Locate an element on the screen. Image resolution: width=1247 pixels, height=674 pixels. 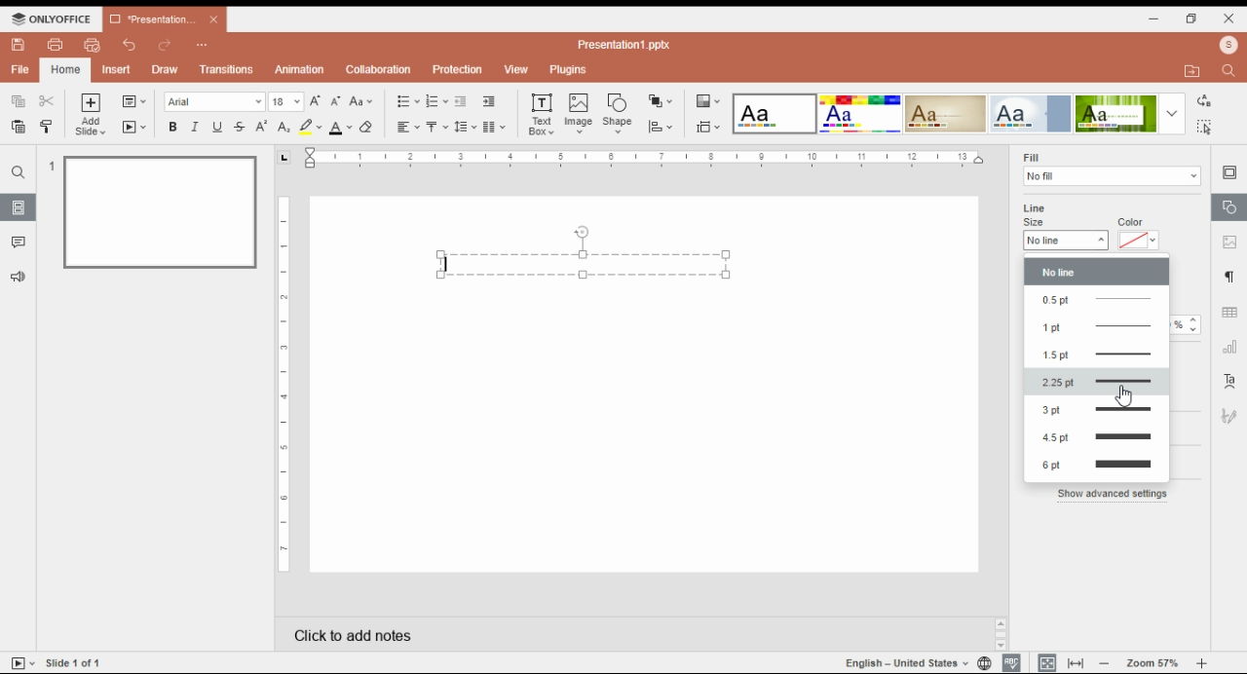
horizontal alignment is located at coordinates (406, 128).